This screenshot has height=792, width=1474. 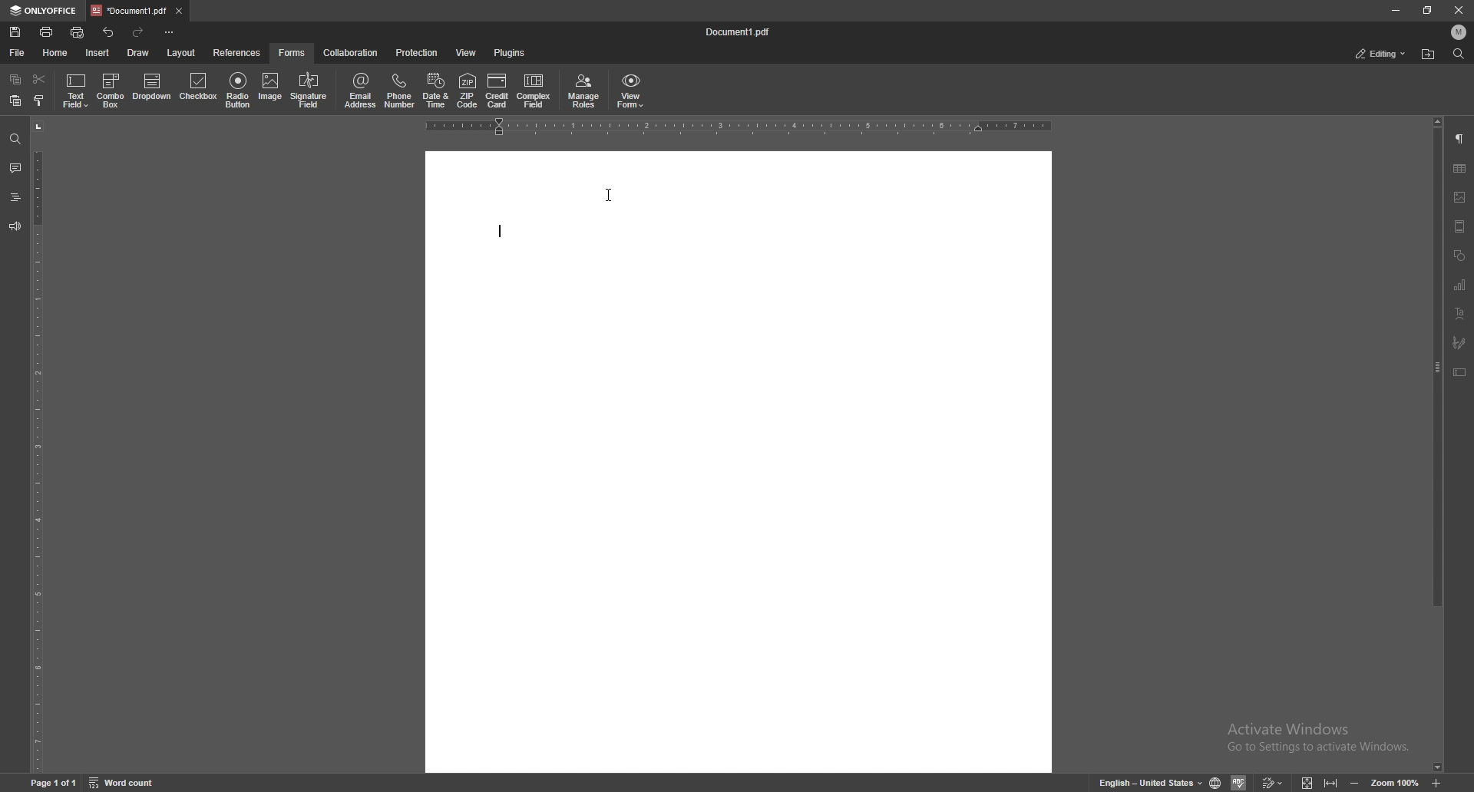 What do you see at coordinates (18, 51) in the screenshot?
I see `file` at bounding box center [18, 51].